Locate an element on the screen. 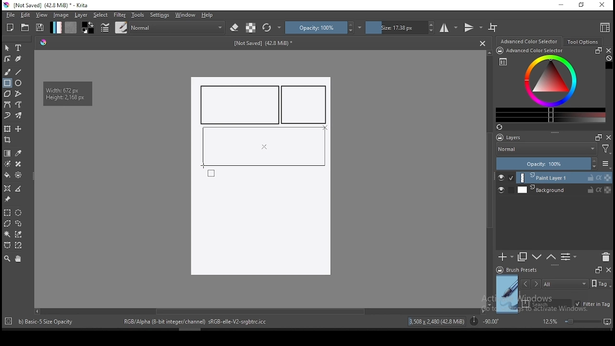 Image resolution: width=615 pixels, height=346 pixels. Close is located at coordinates (482, 43).